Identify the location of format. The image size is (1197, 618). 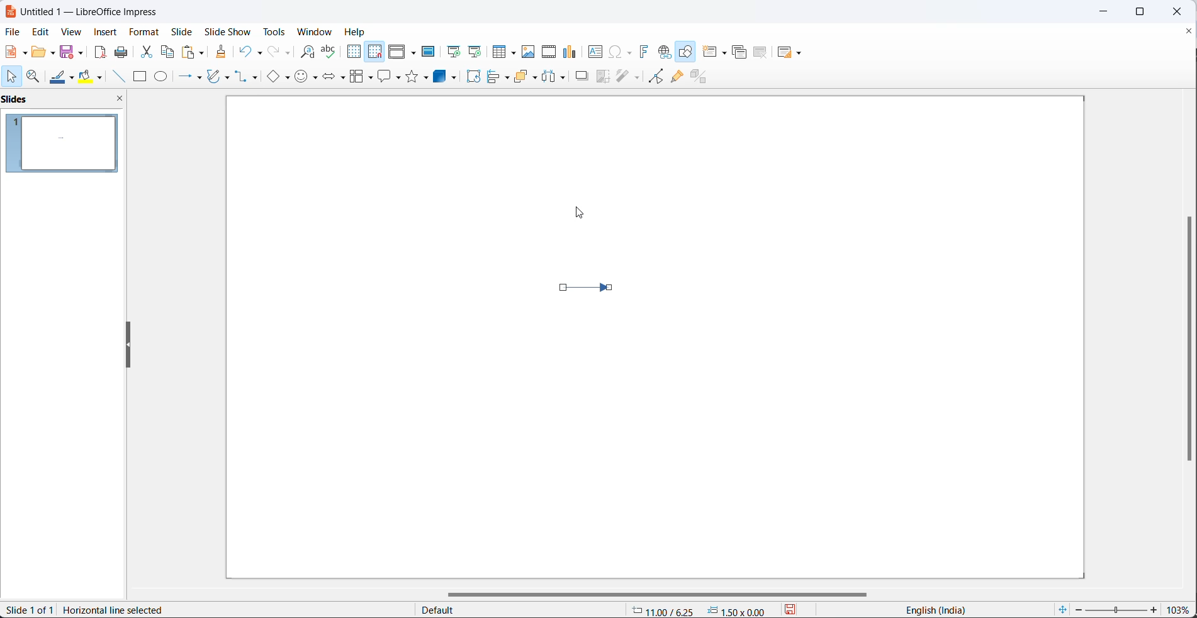
(145, 31).